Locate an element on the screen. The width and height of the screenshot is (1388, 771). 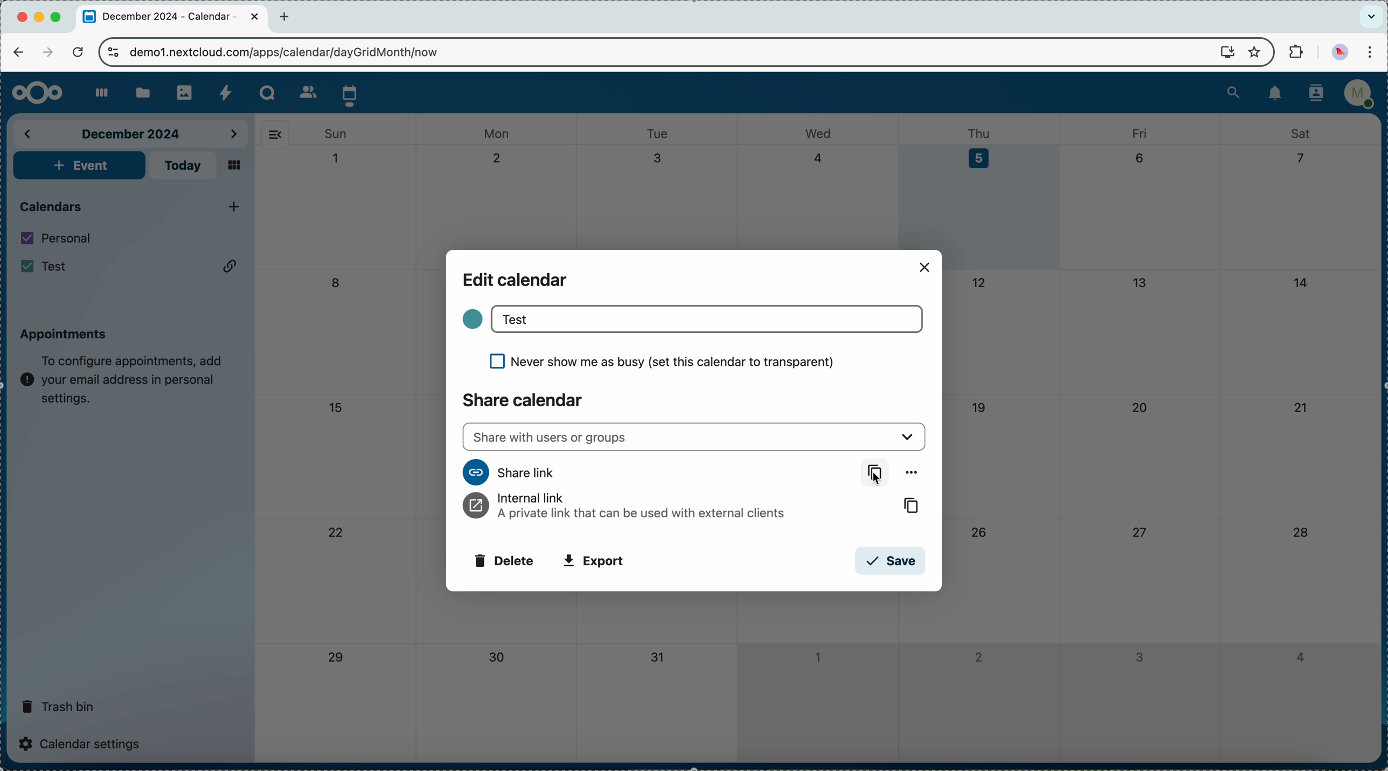
note is located at coordinates (122, 376).